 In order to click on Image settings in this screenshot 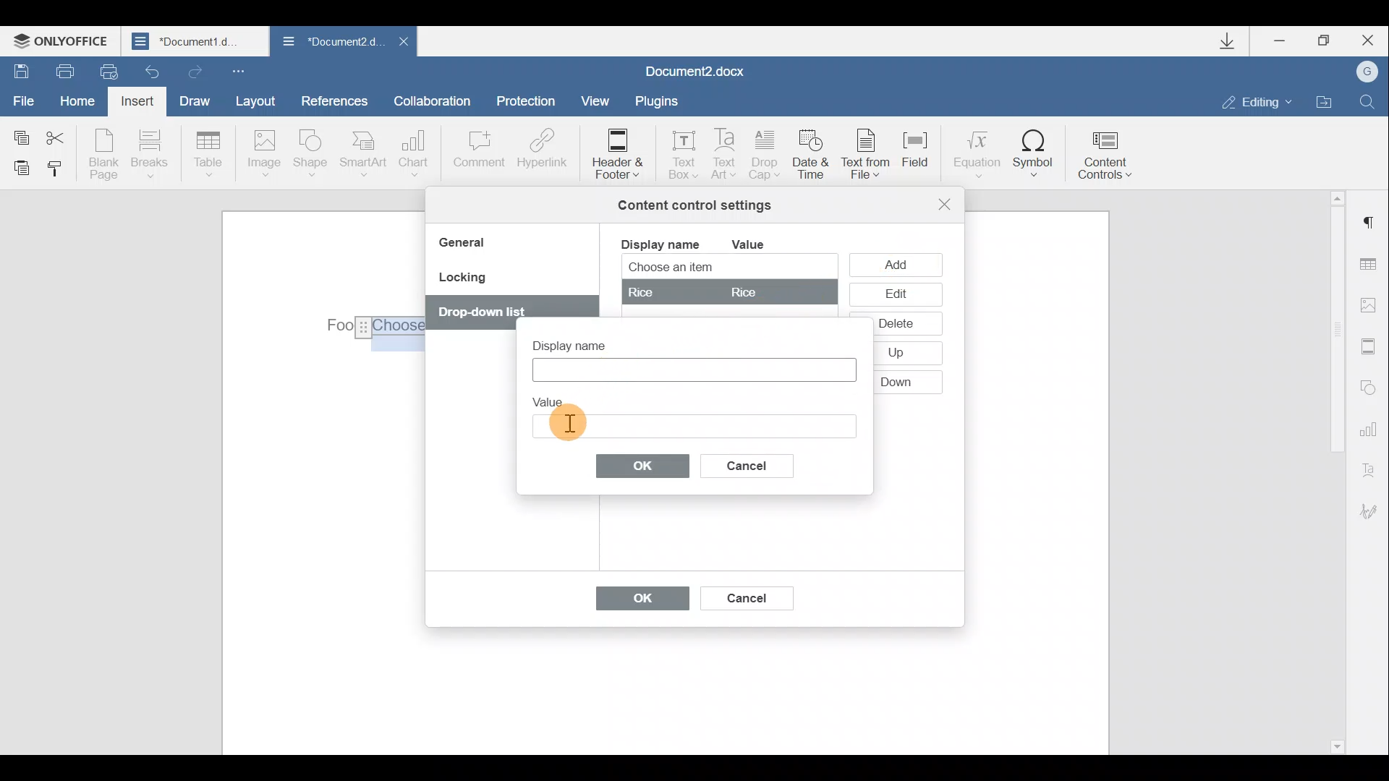, I will do `click(1372, 305)`.